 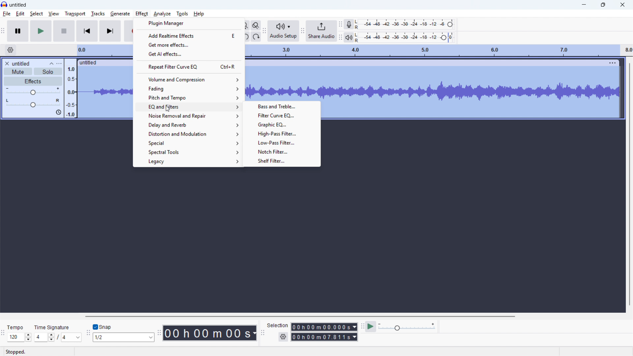 I want to click on timeline settings, so click(x=10, y=50).